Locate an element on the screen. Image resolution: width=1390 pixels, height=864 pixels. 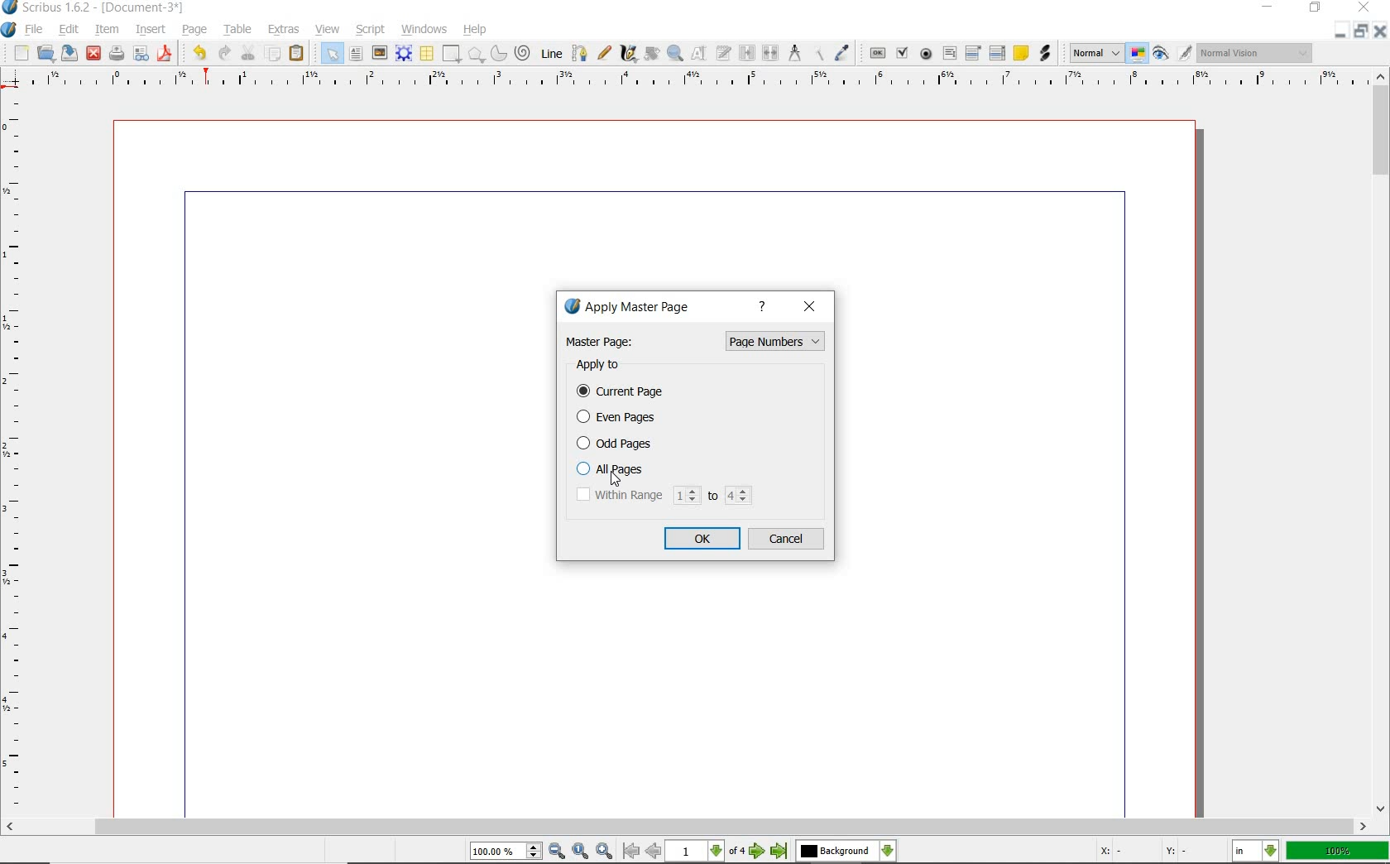
extras is located at coordinates (283, 27).